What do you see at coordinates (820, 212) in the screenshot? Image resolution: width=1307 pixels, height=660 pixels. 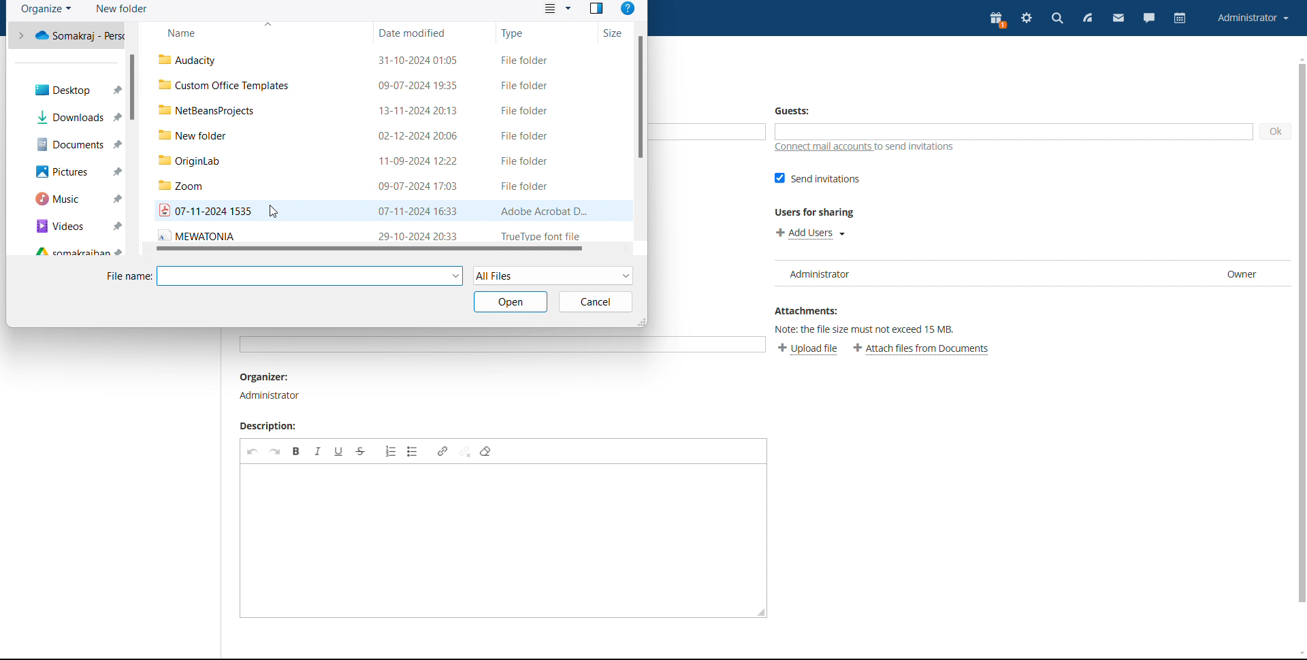 I see `users for sharing` at bounding box center [820, 212].